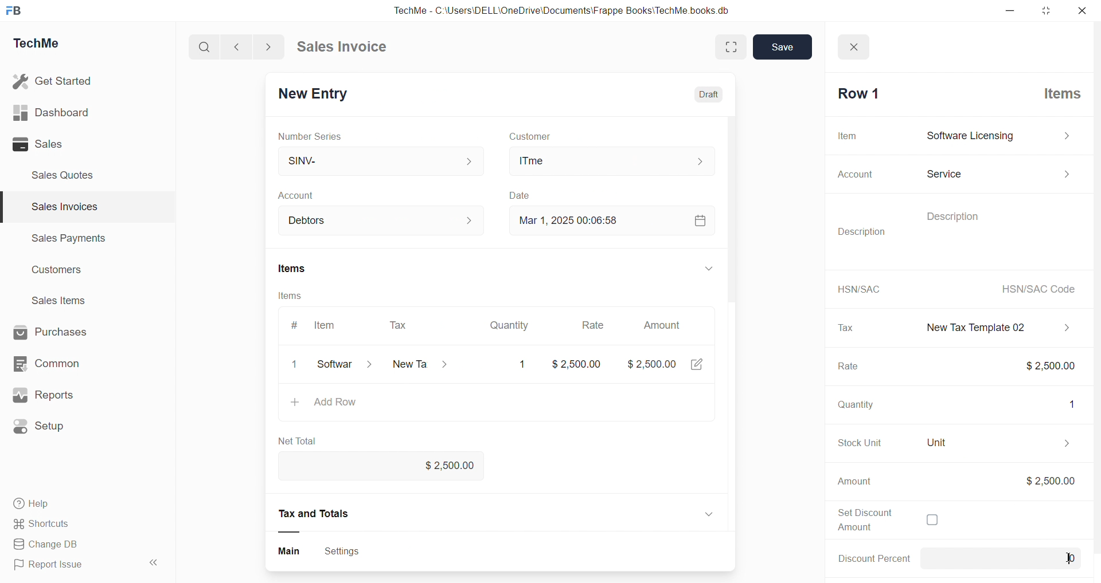 Image resolution: width=1101 pixels, height=583 pixels. What do you see at coordinates (870, 558) in the screenshot?
I see `Discount Percent` at bounding box center [870, 558].